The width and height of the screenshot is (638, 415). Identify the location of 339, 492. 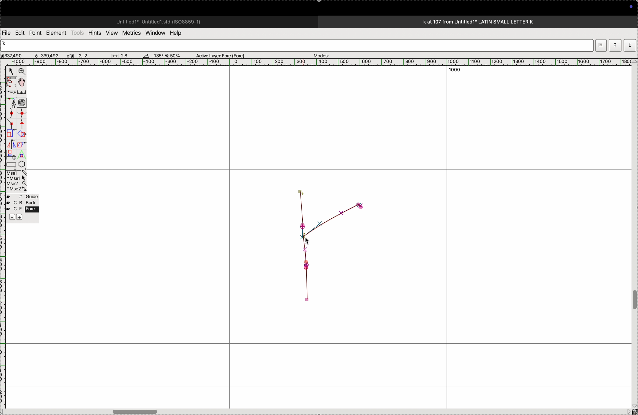
(51, 55).